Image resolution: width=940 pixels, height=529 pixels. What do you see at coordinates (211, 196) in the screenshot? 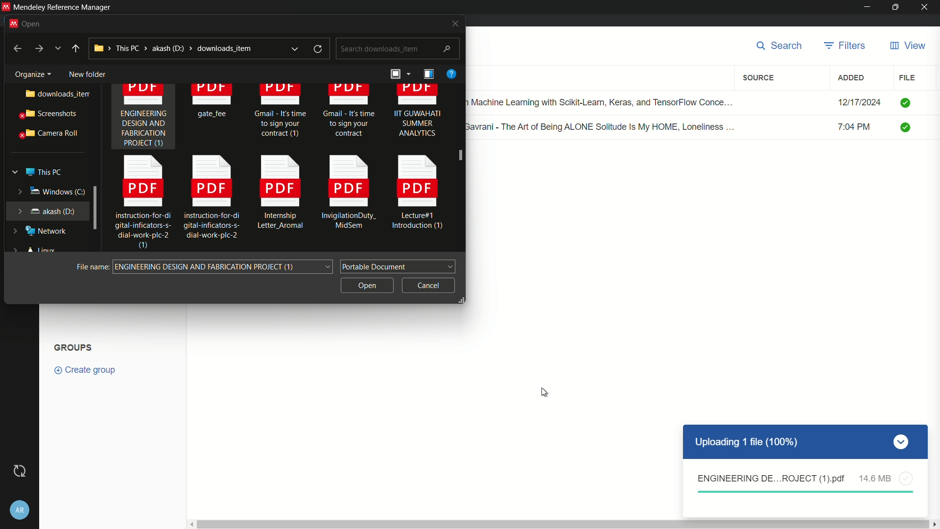
I see `instruction-for-di
gital-inficators-s-
dial-work-plc-2` at bounding box center [211, 196].